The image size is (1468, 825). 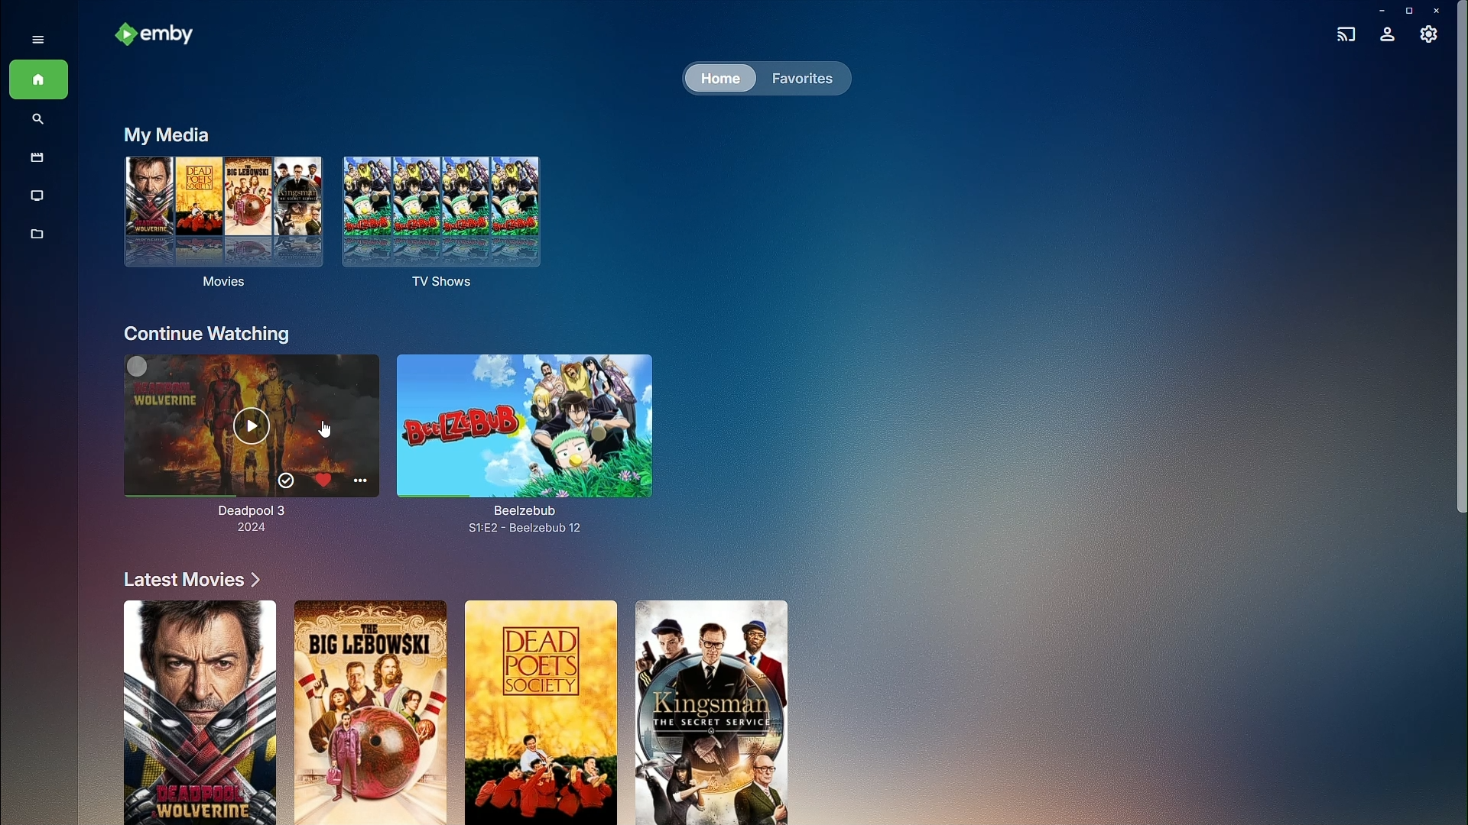 What do you see at coordinates (40, 82) in the screenshot?
I see `Home` at bounding box center [40, 82].